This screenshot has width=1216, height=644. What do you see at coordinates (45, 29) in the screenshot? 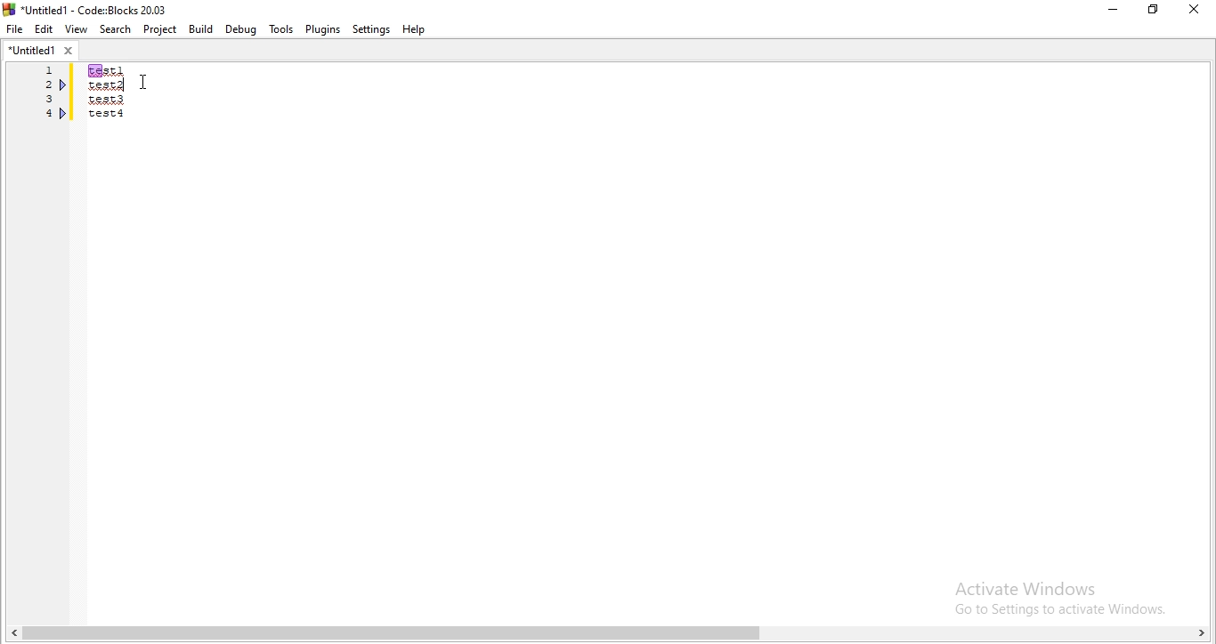
I see `Edit ` at bounding box center [45, 29].